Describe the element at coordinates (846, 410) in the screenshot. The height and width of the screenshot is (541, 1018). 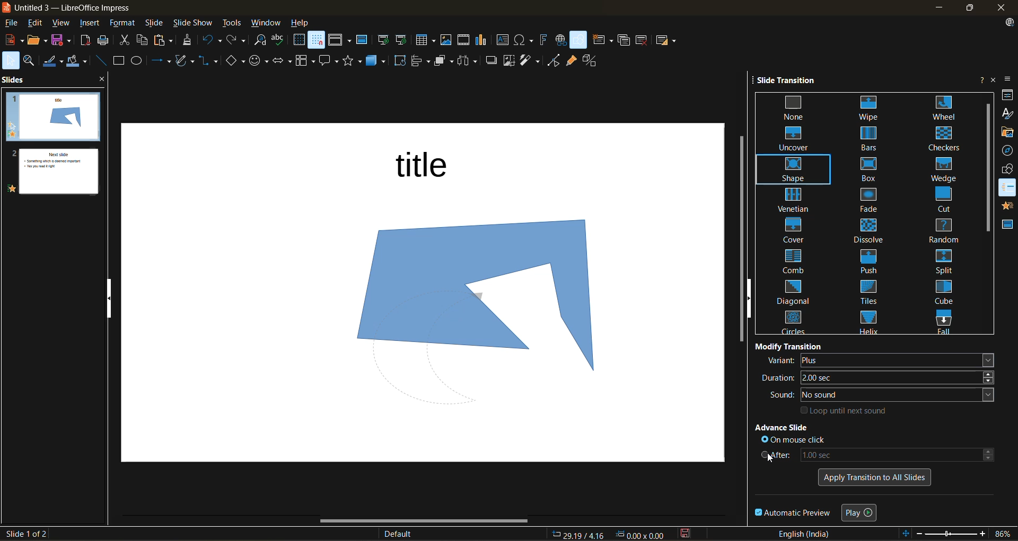
I see `loop until next sound` at that location.